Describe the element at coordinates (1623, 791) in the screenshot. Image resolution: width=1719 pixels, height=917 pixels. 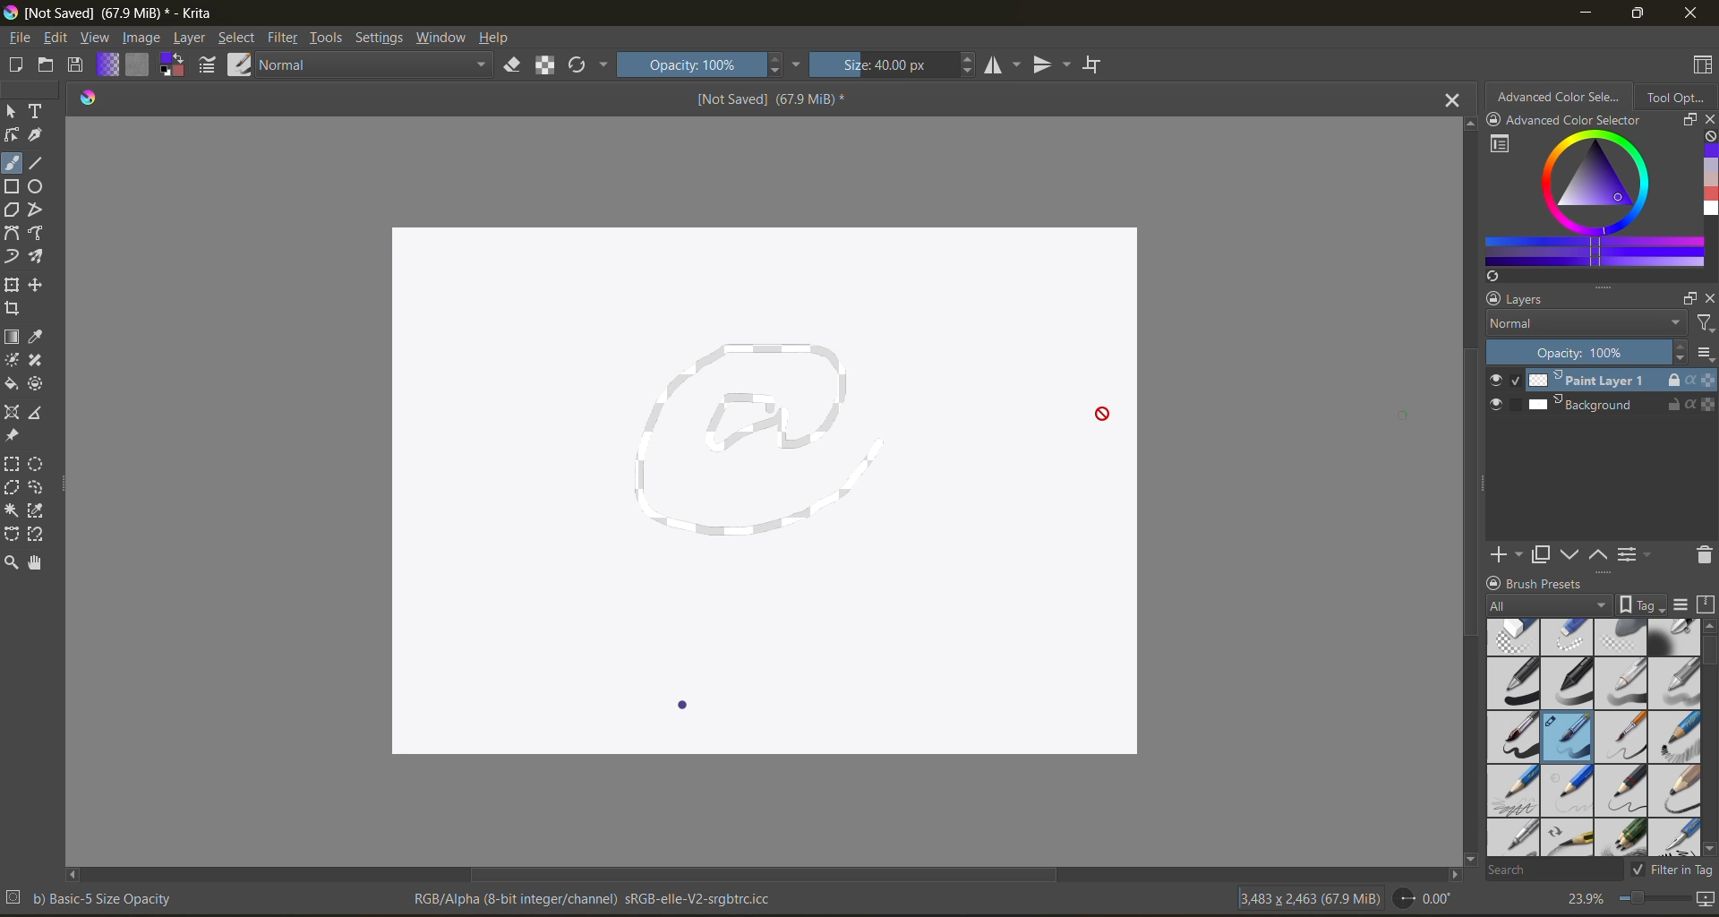
I see `pencil` at that location.